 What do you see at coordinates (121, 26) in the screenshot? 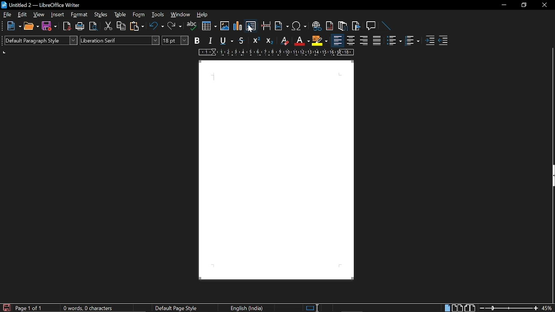
I see `copy` at bounding box center [121, 26].